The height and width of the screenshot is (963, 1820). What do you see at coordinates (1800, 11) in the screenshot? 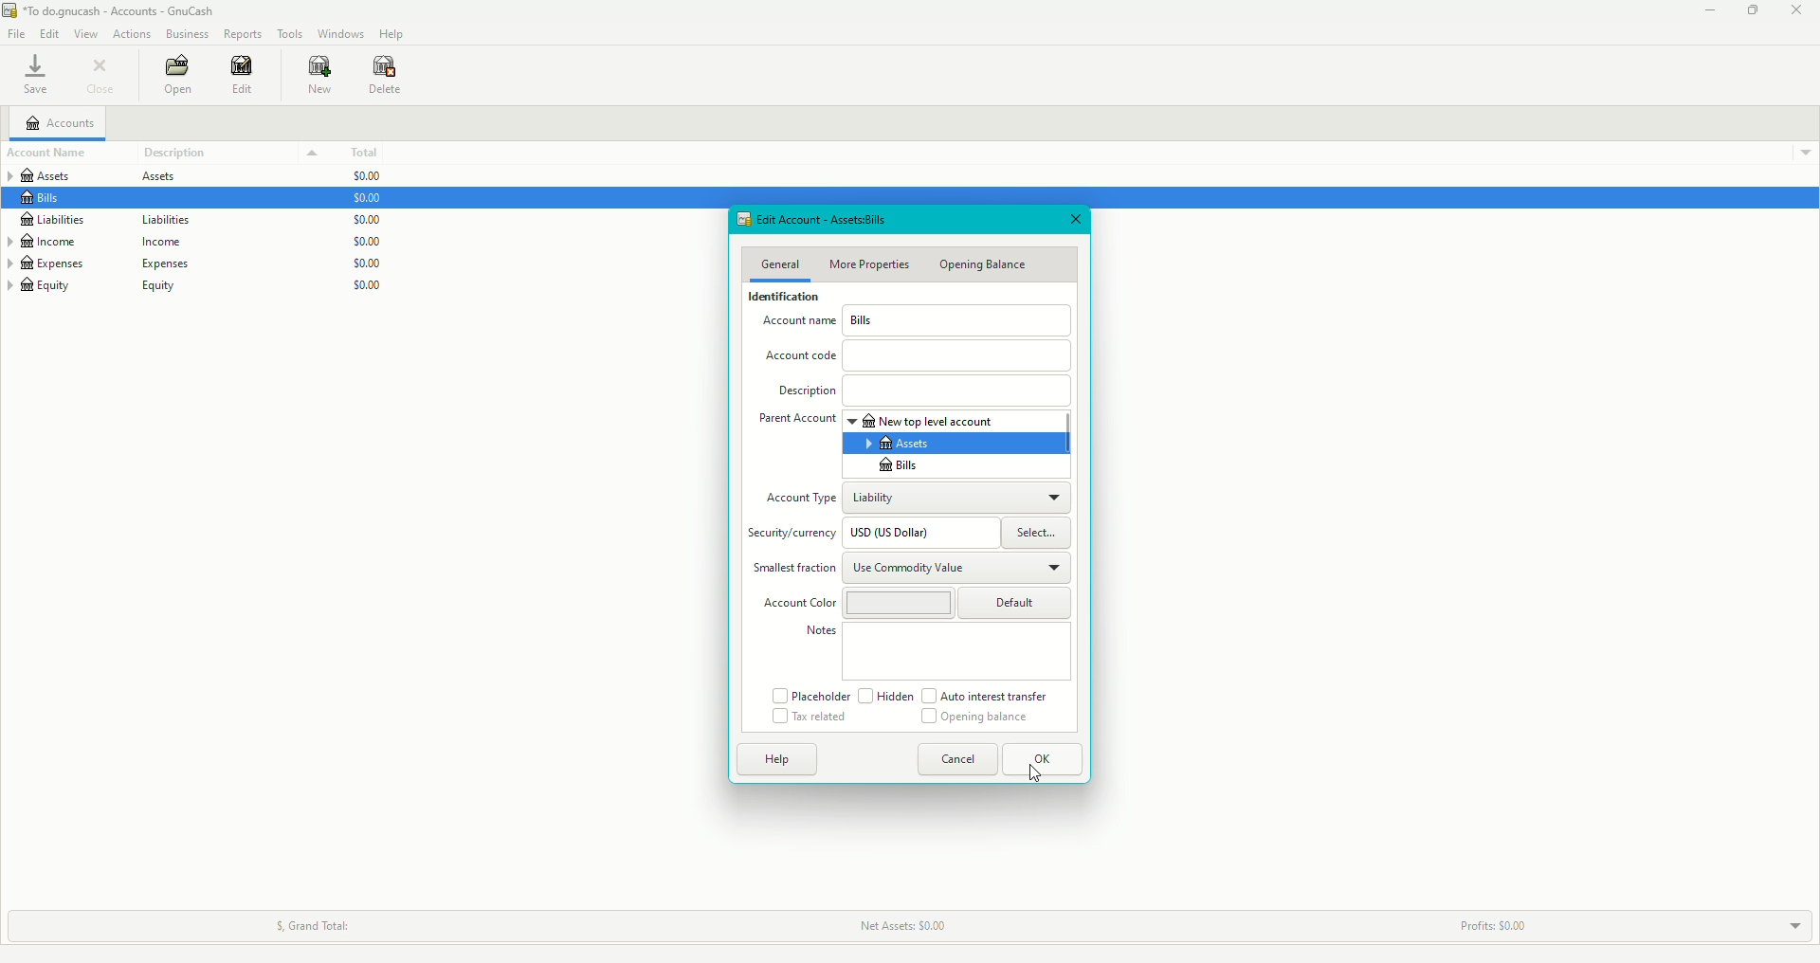
I see `Close` at bounding box center [1800, 11].